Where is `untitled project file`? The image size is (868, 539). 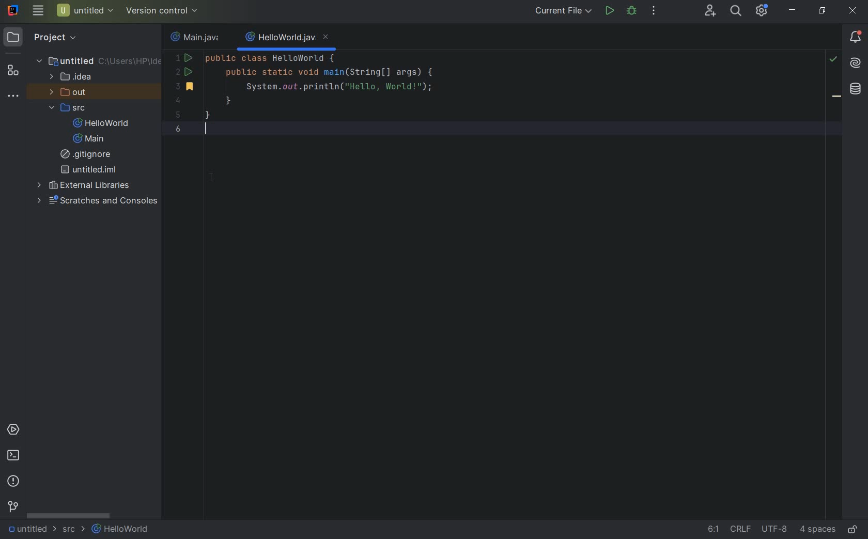
untitled project file is located at coordinates (85, 11).